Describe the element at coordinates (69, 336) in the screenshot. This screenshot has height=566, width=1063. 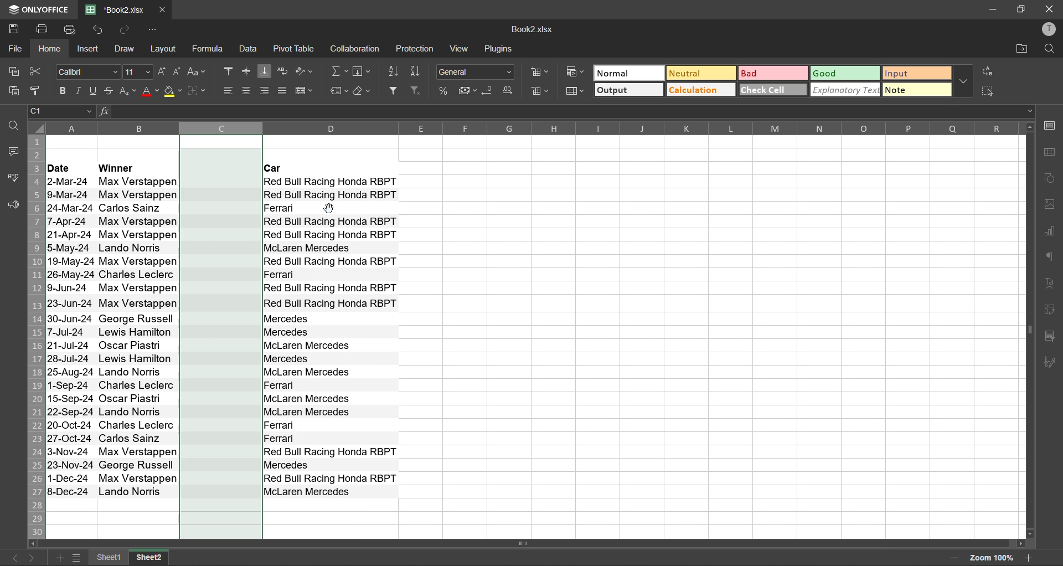
I see `2-Mar-24
9-Mar-24
24-Mar-24
7-Apr-24
21-Apr-24
5-May-24
19-May-24
26-May-24
9-Jun-24
23-Jun-24
30-Jun-24
7-Jul-24
21-Jul-24
28-Jul-24
25-Aug-24
1-Sep-24
15-Sep-24
22-Sep-24
20-Oct-24
27-Oct-24
3-Nov-24
23-Nov-24
1-Dec-24
8.Dec-24` at that location.